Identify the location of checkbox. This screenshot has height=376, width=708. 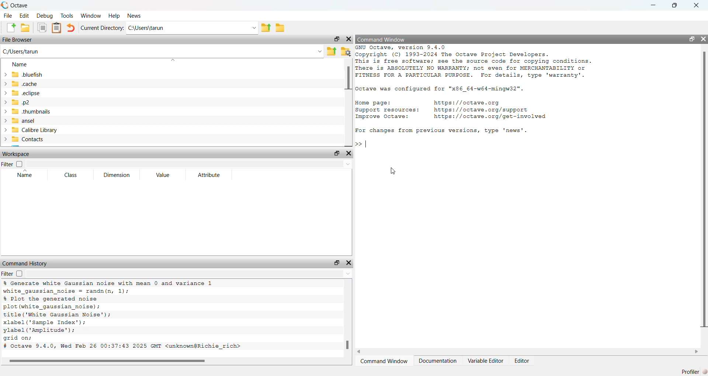
(21, 164).